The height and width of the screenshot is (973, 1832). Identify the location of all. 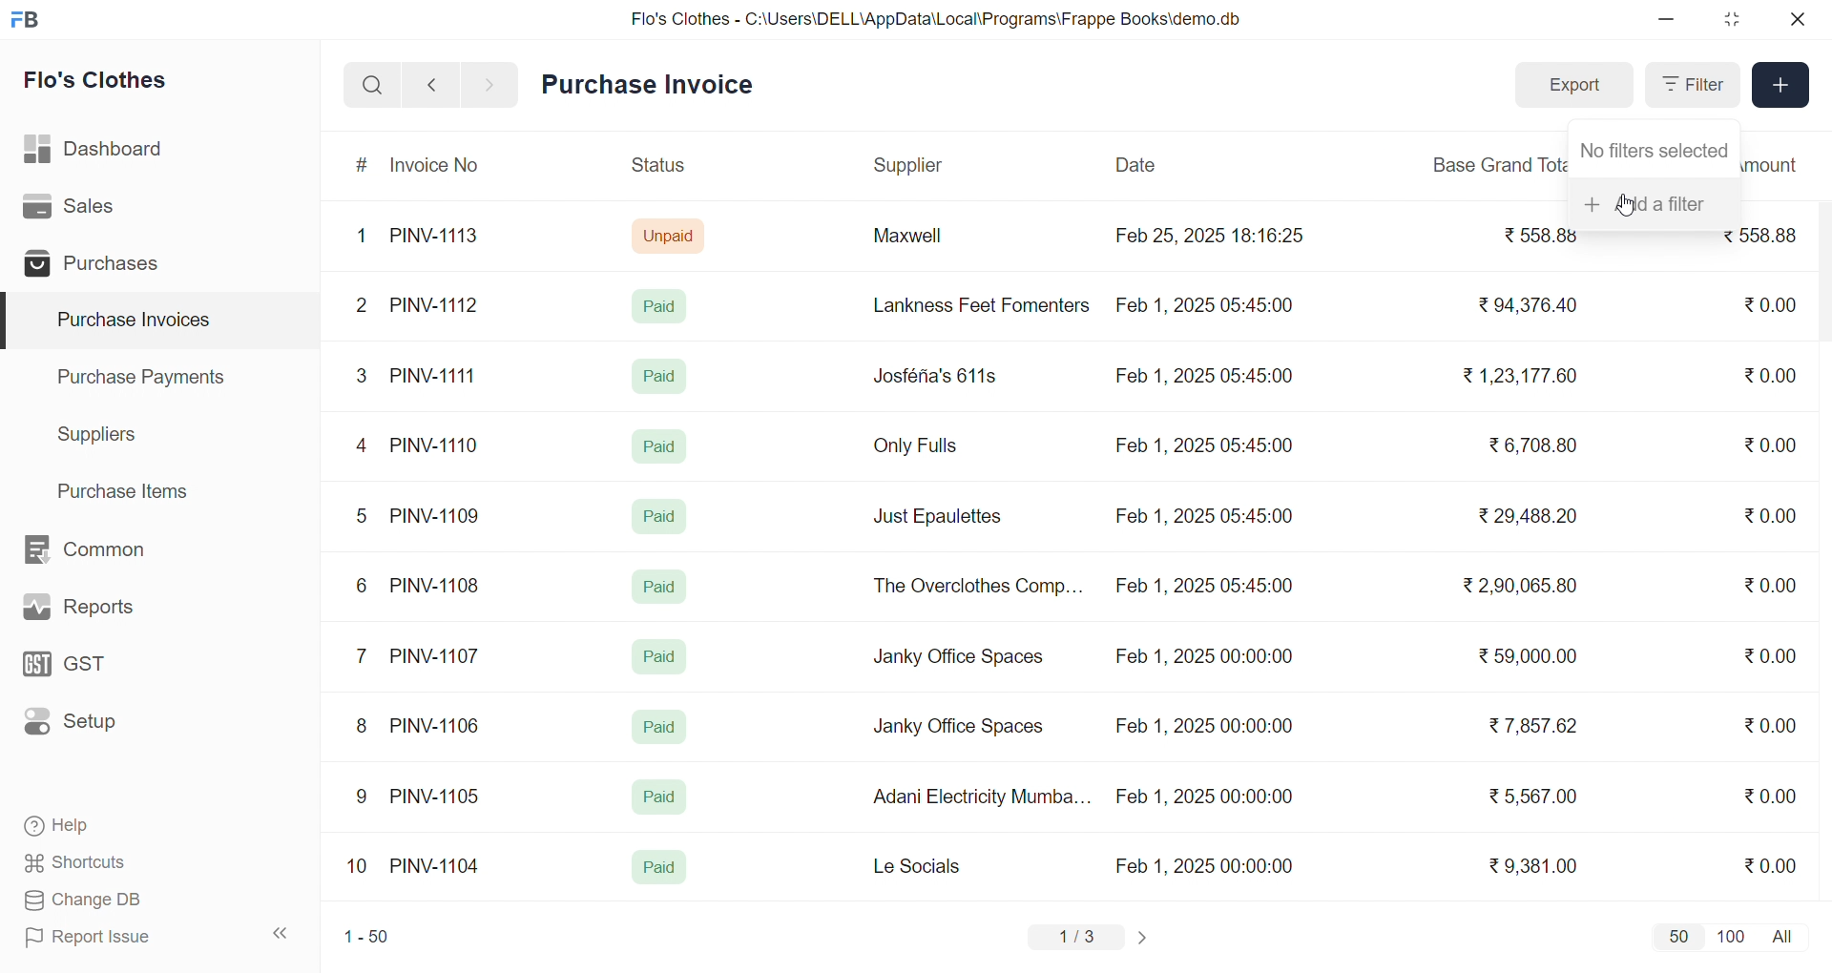
(1786, 935).